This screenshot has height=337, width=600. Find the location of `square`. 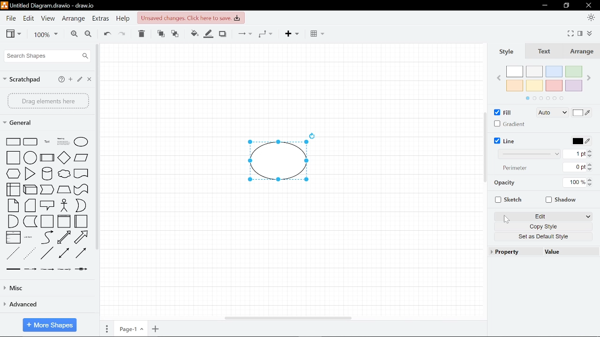

square is located at coordinates (13, 158).